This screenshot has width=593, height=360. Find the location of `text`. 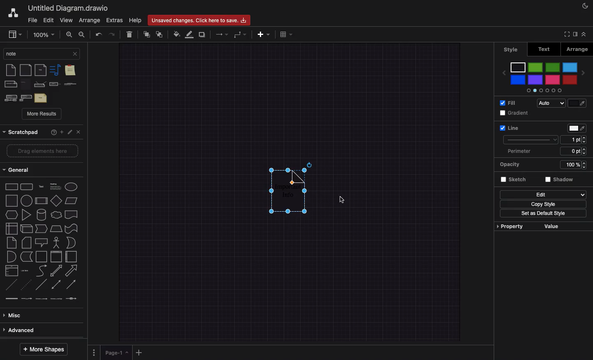

text is located at coordinates (41, 186).